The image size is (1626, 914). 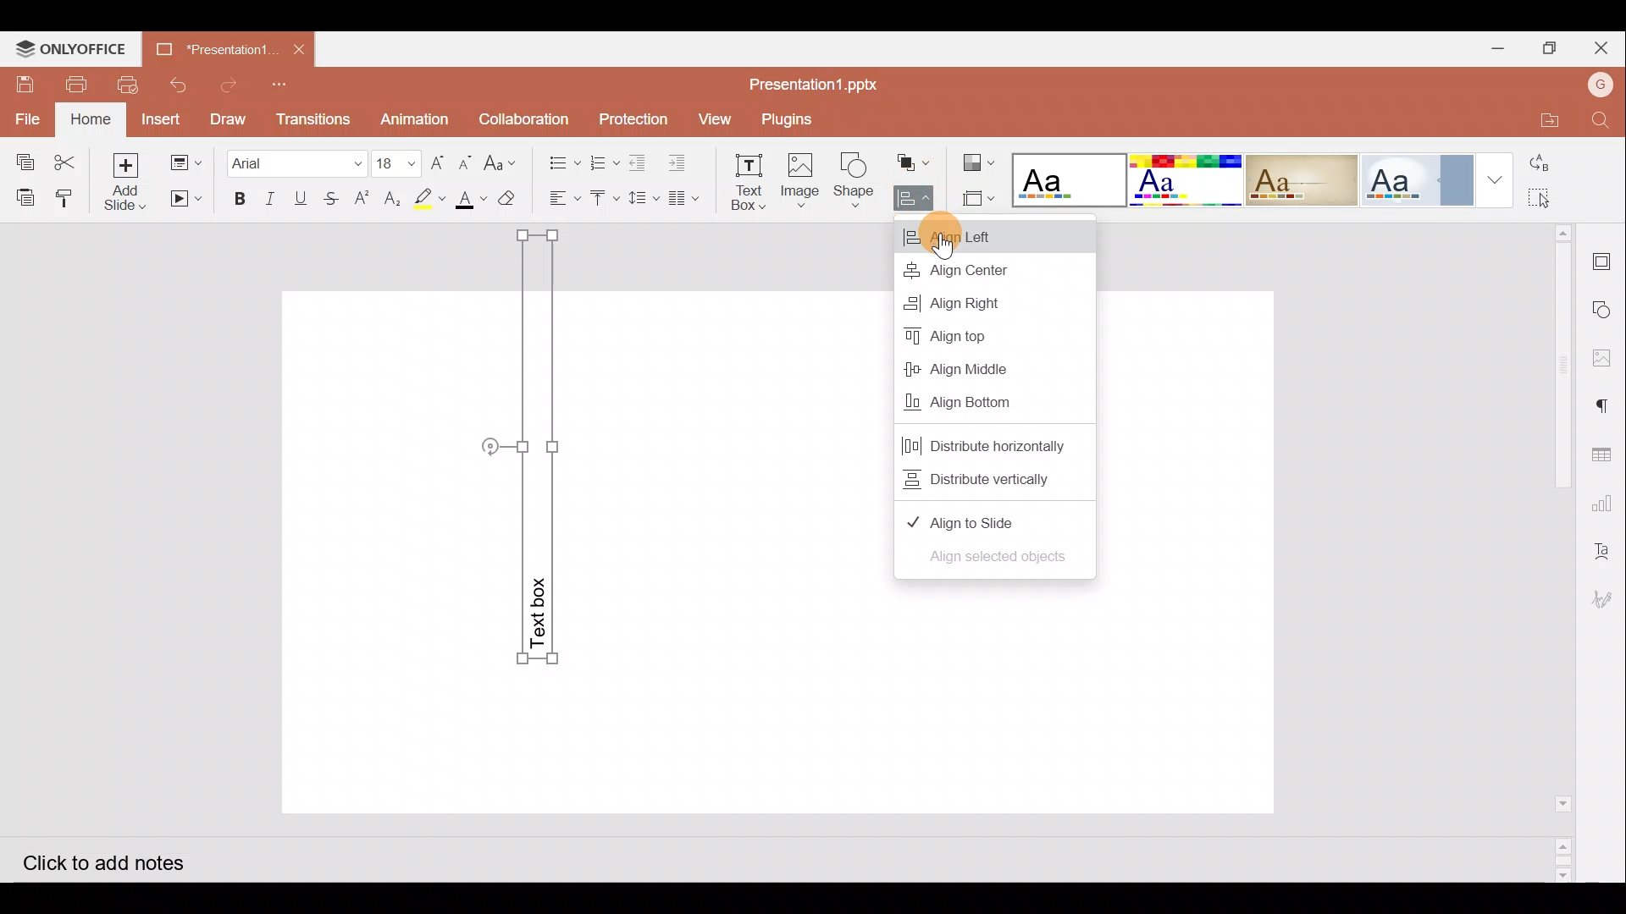 What do you see at coordinates (1605, 549) in the screenshot?
I see `Text Art settings` at bounding box center [1605, 549].